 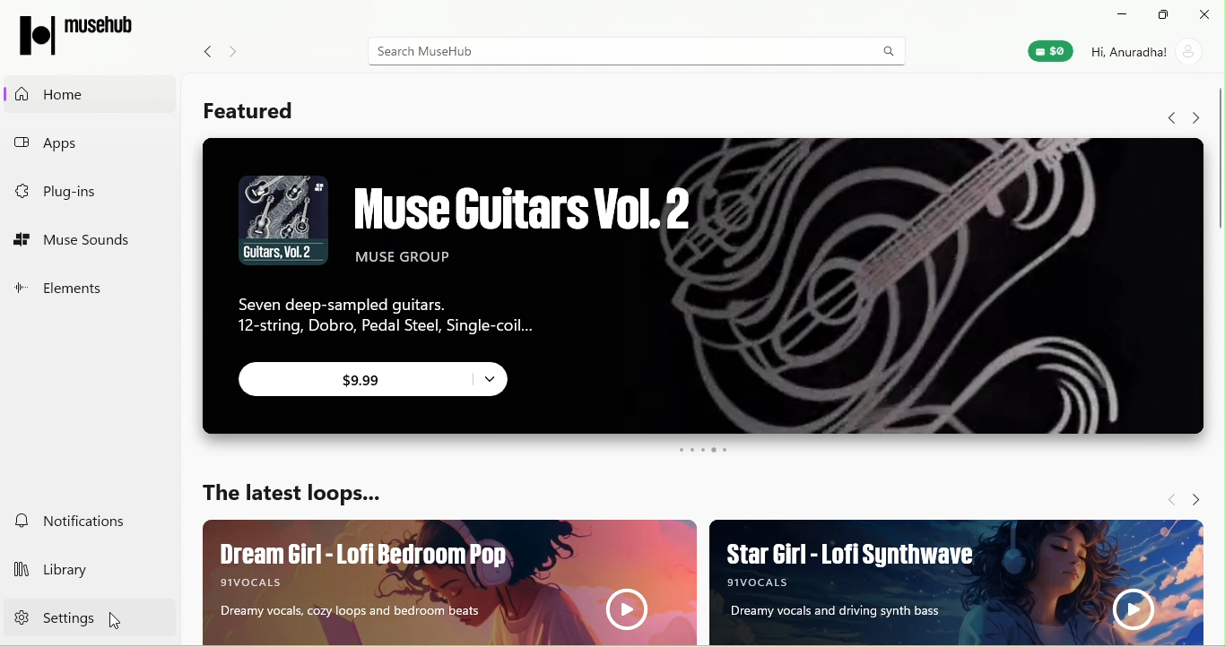 What do you see at coordinates (87, 239) in the screenshot?
I see `muse sounds` at bounding box center [87, 239].